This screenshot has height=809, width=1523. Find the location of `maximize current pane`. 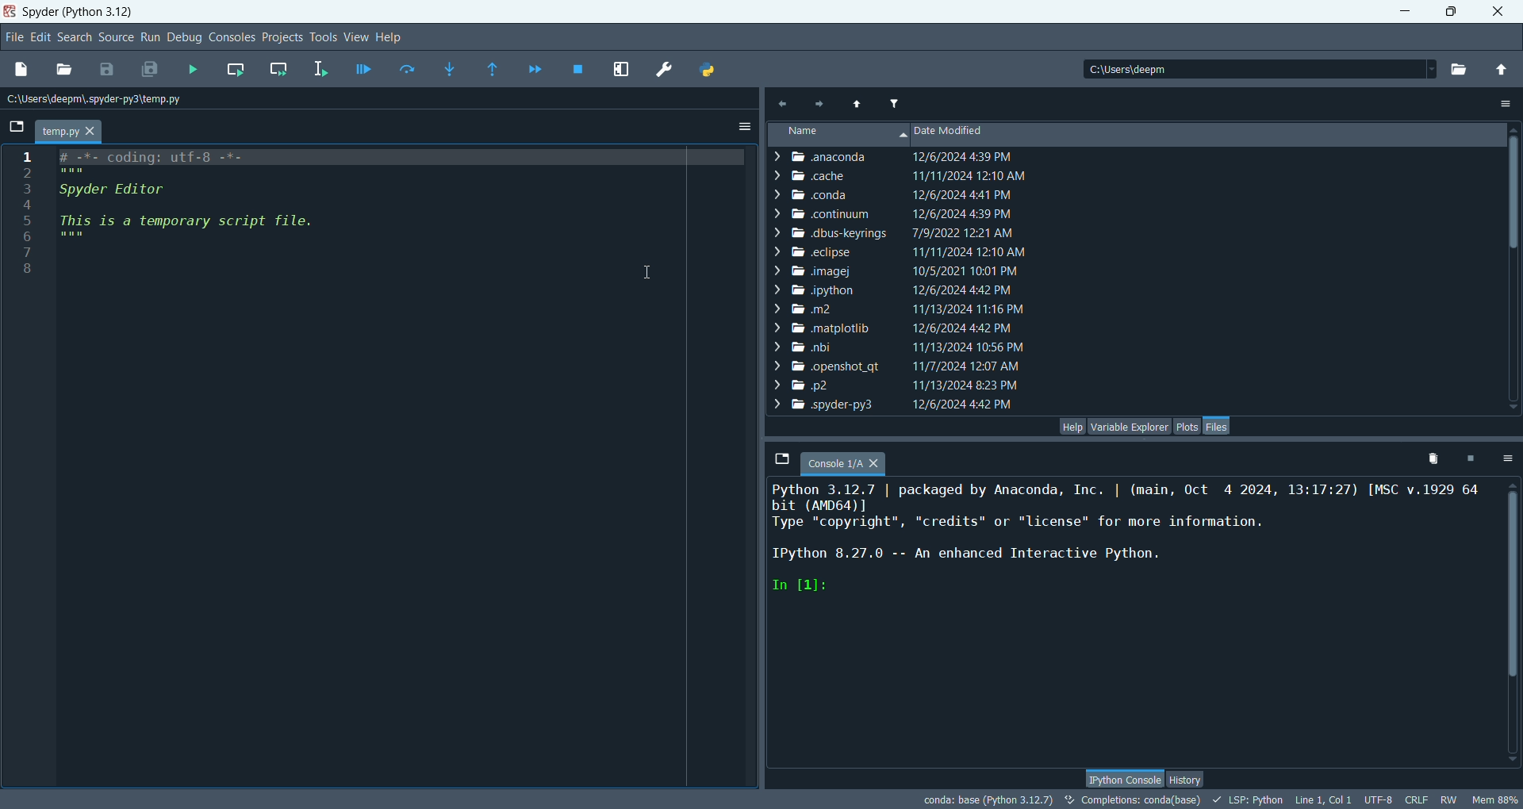

maximize current pane is located at coordinates (620, 71).